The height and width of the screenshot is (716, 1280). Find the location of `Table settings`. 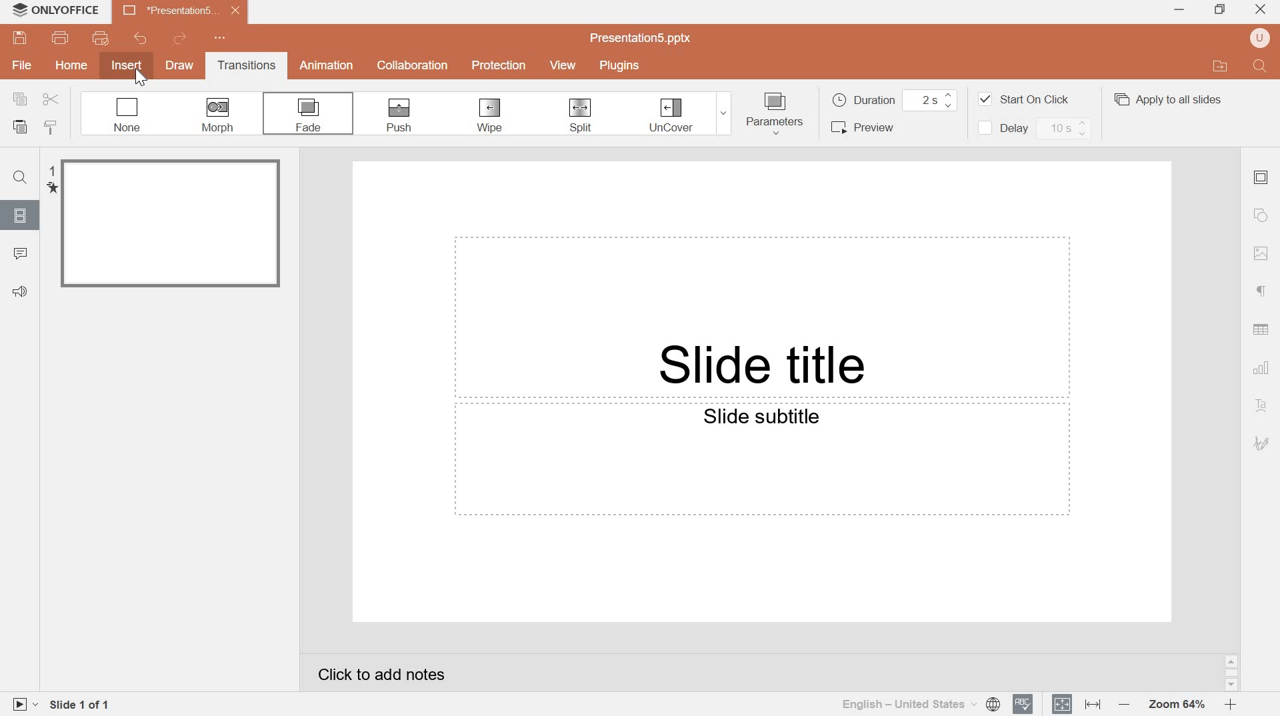

Table settings is located at coordinates (1261, 329).